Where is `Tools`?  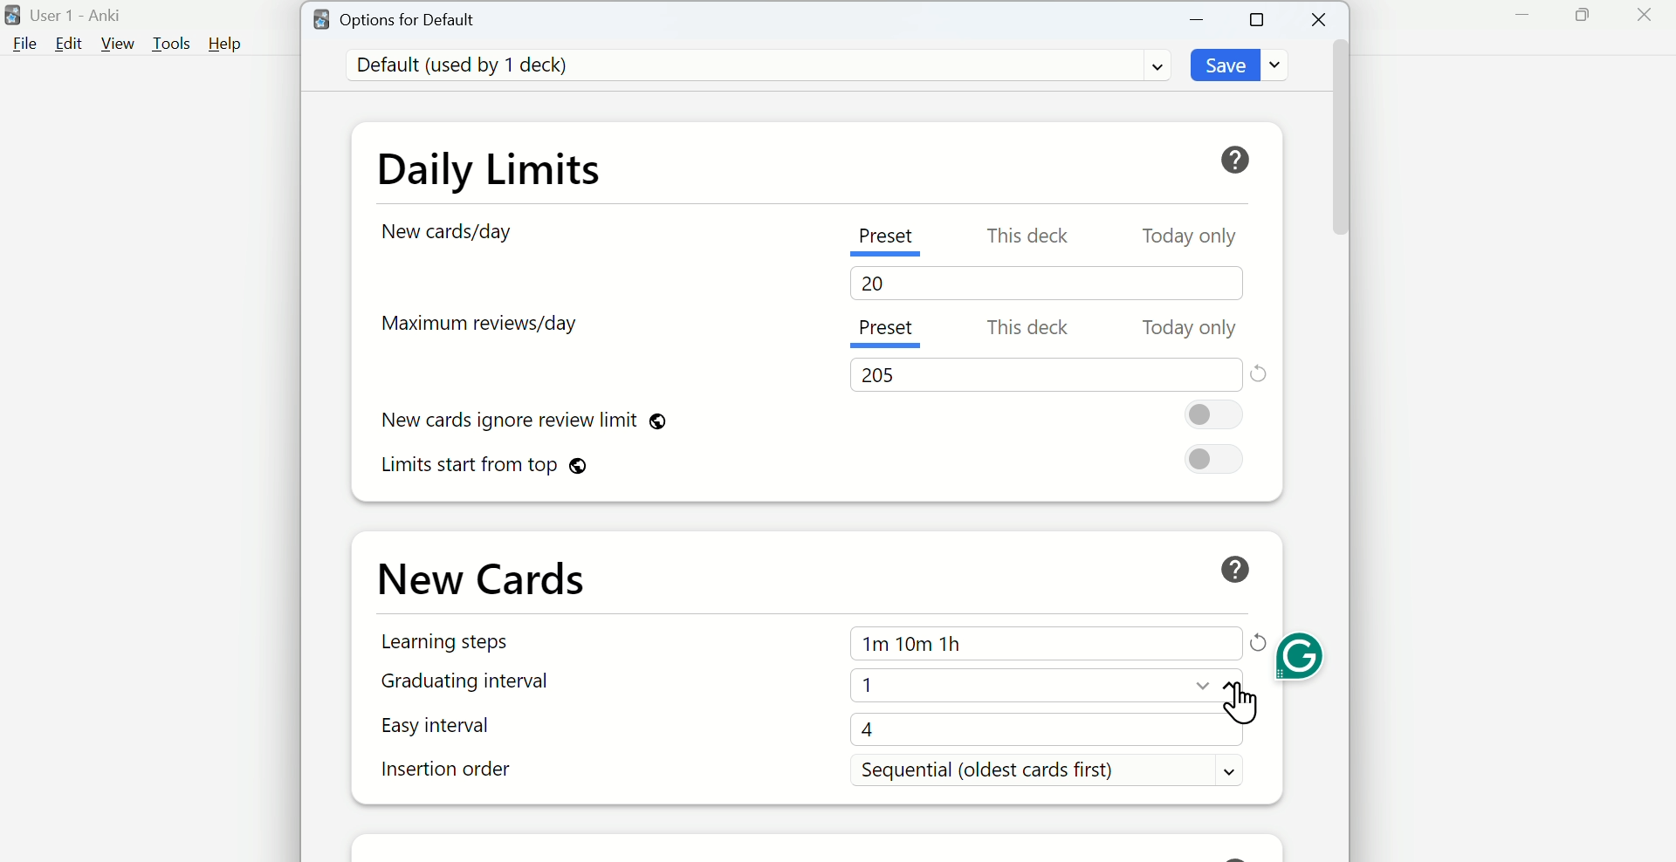 Tools is located at coordinates (170, 44).